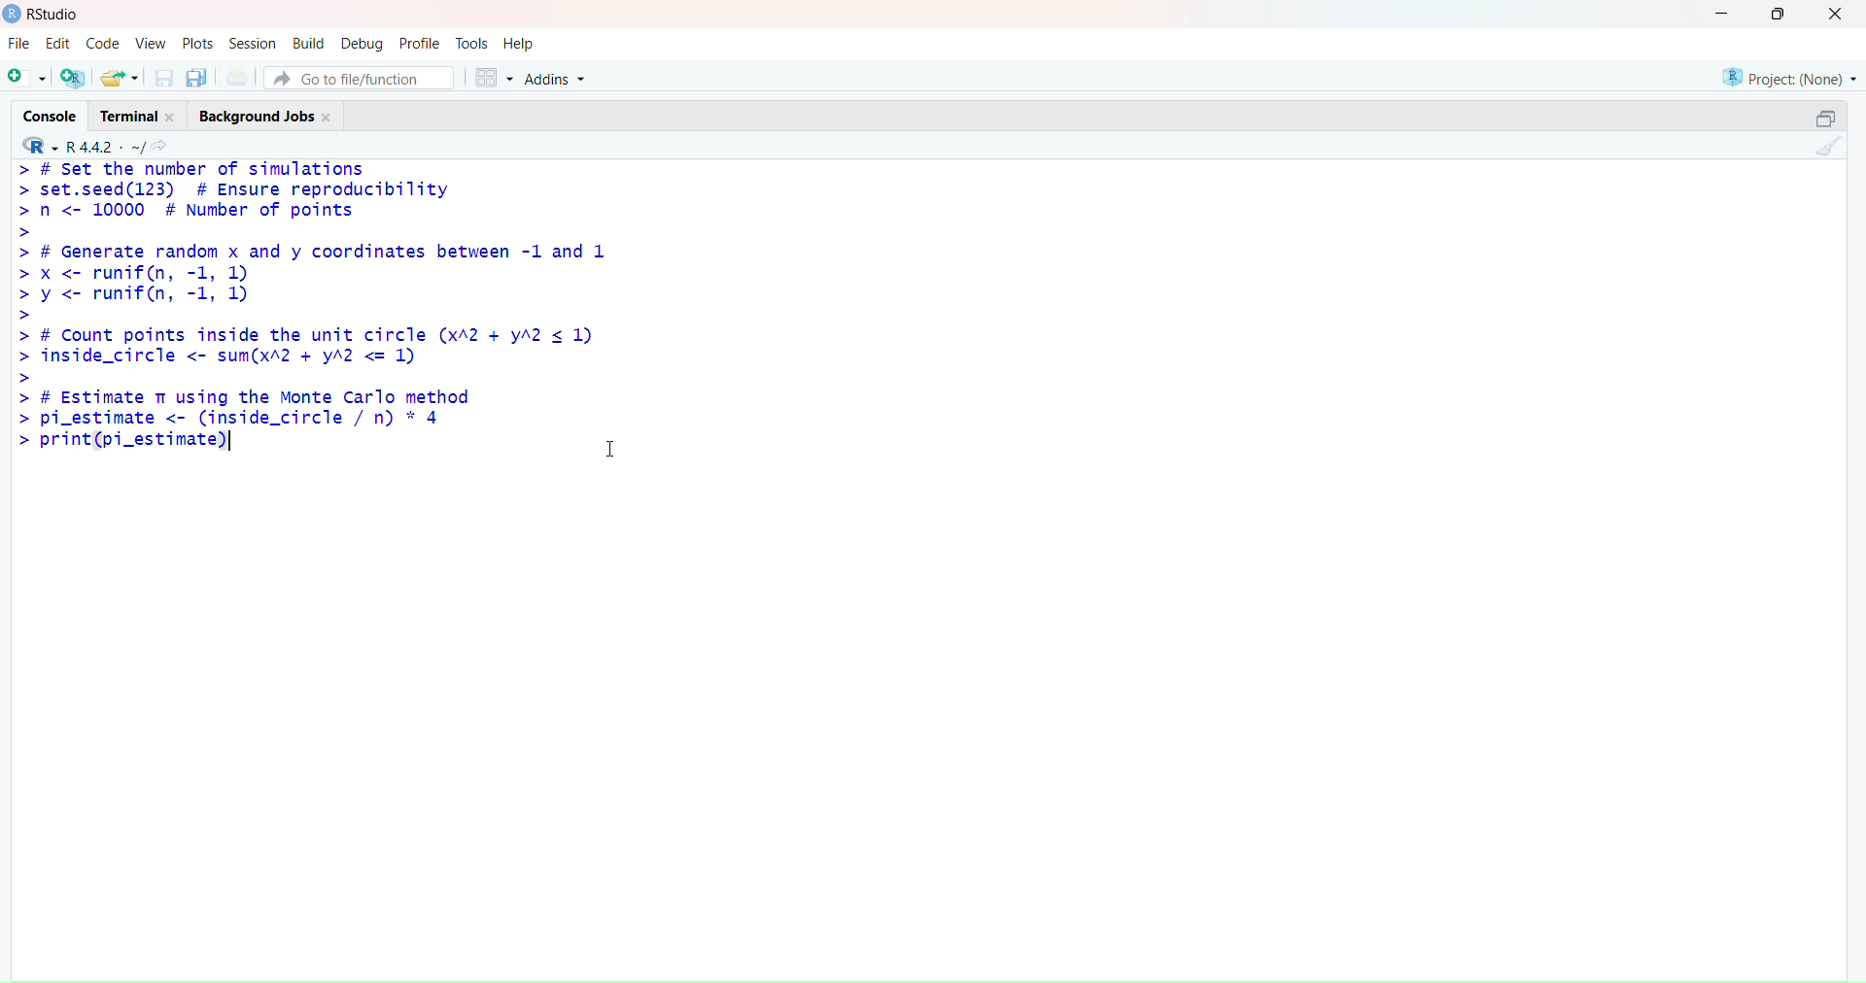 Image resolution: width=1866 pixels, height=983 pixels. Describe the element at coordinates (423, 41) in the screenshot. I see `Profile` at that location.